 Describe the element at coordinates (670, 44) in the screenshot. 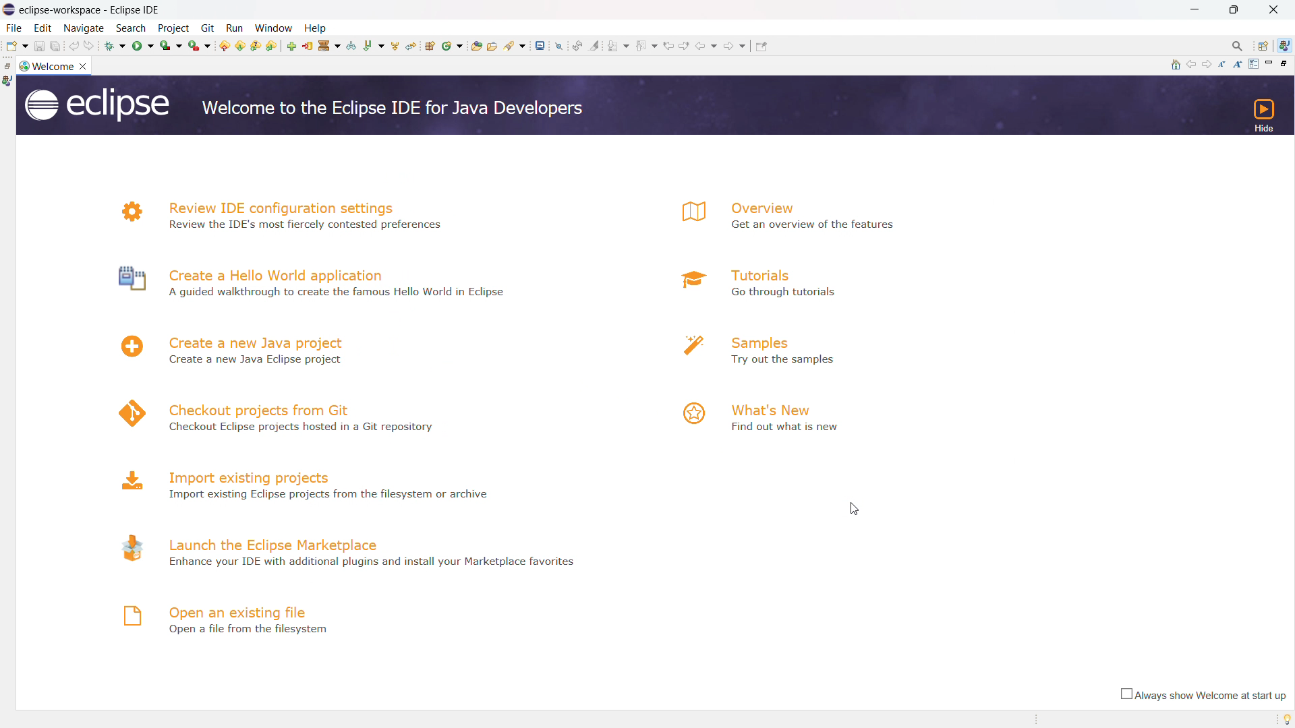

I see `previous edit location` at that location.